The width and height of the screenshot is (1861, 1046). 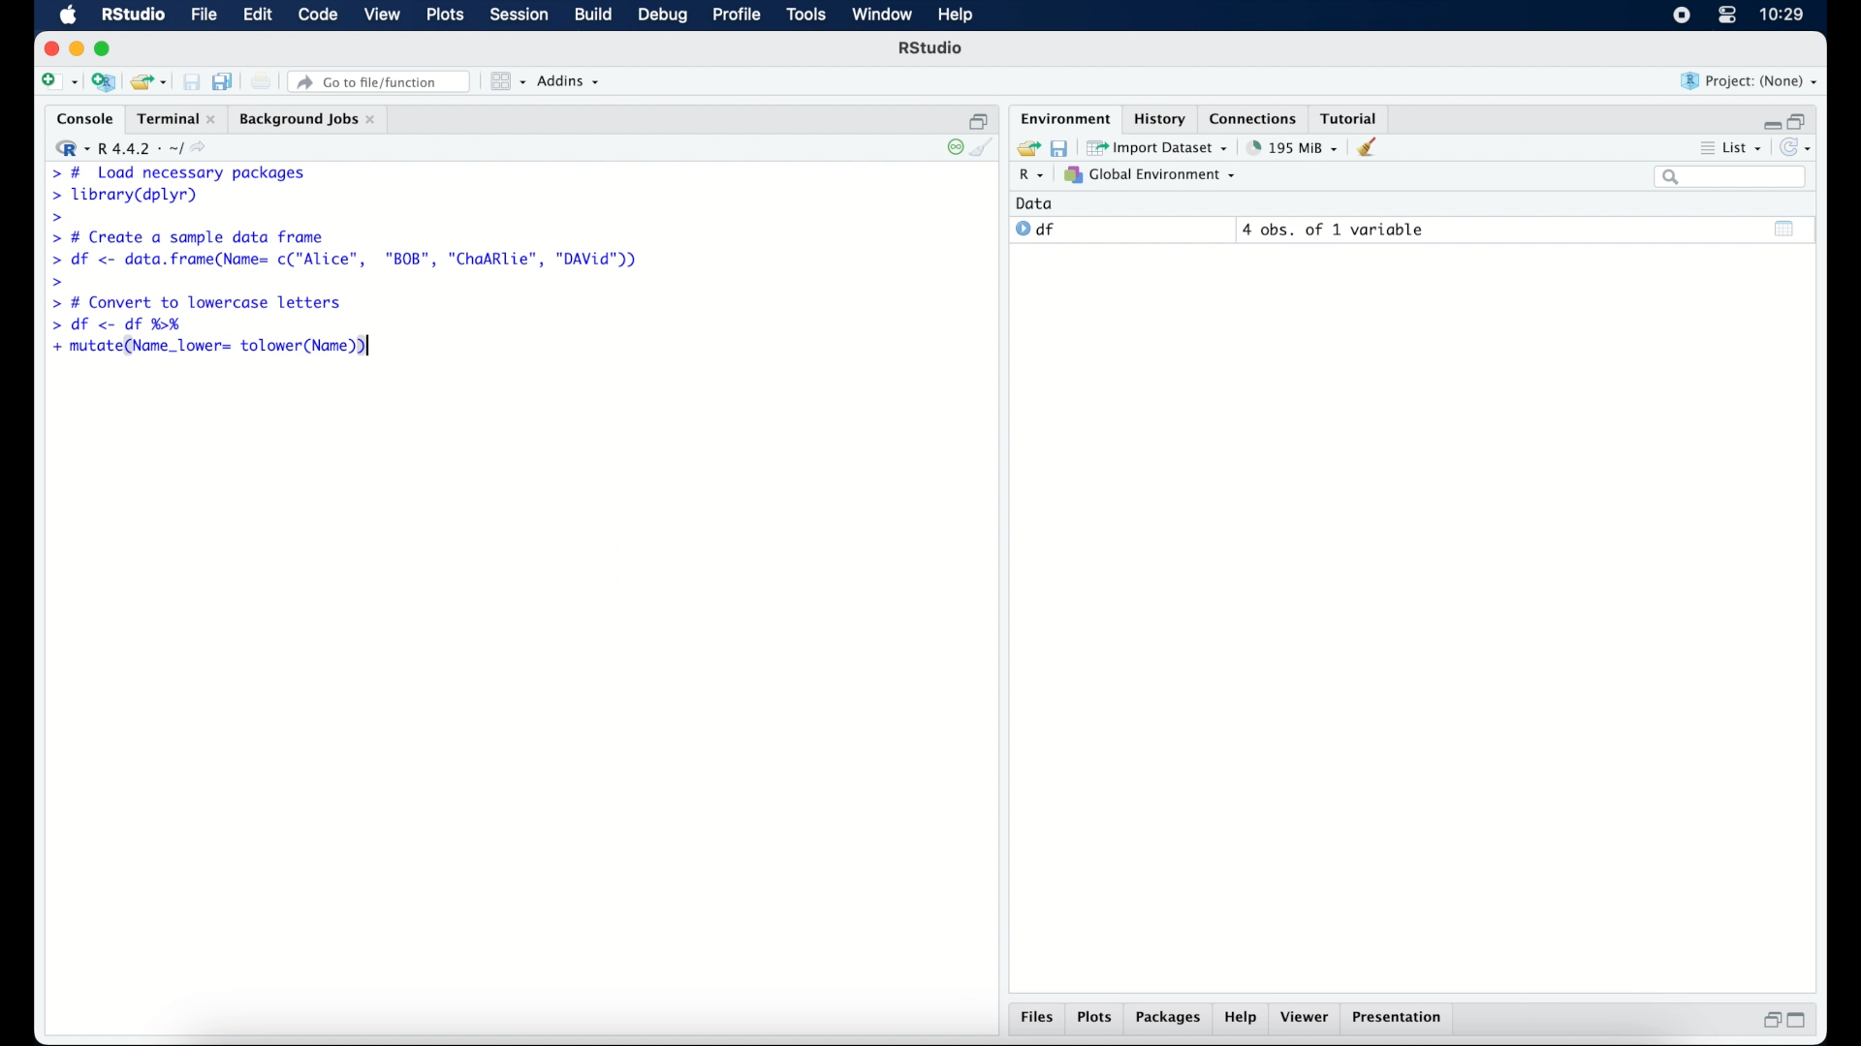 What do you see at coordinates (202, 15) in the screenshot?
I see `file` at bounding box center [202, 15].